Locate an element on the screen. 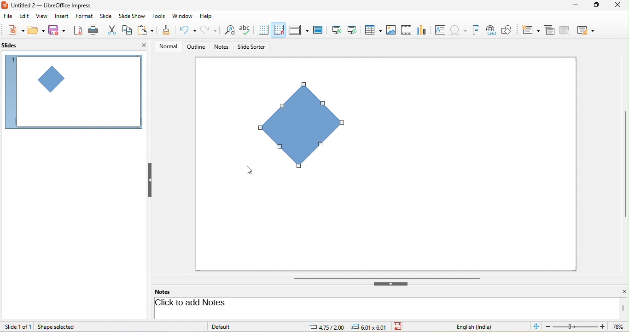 The width and height of the screenshot is (629, 332). shape selected is located at coordinates (59, 327).